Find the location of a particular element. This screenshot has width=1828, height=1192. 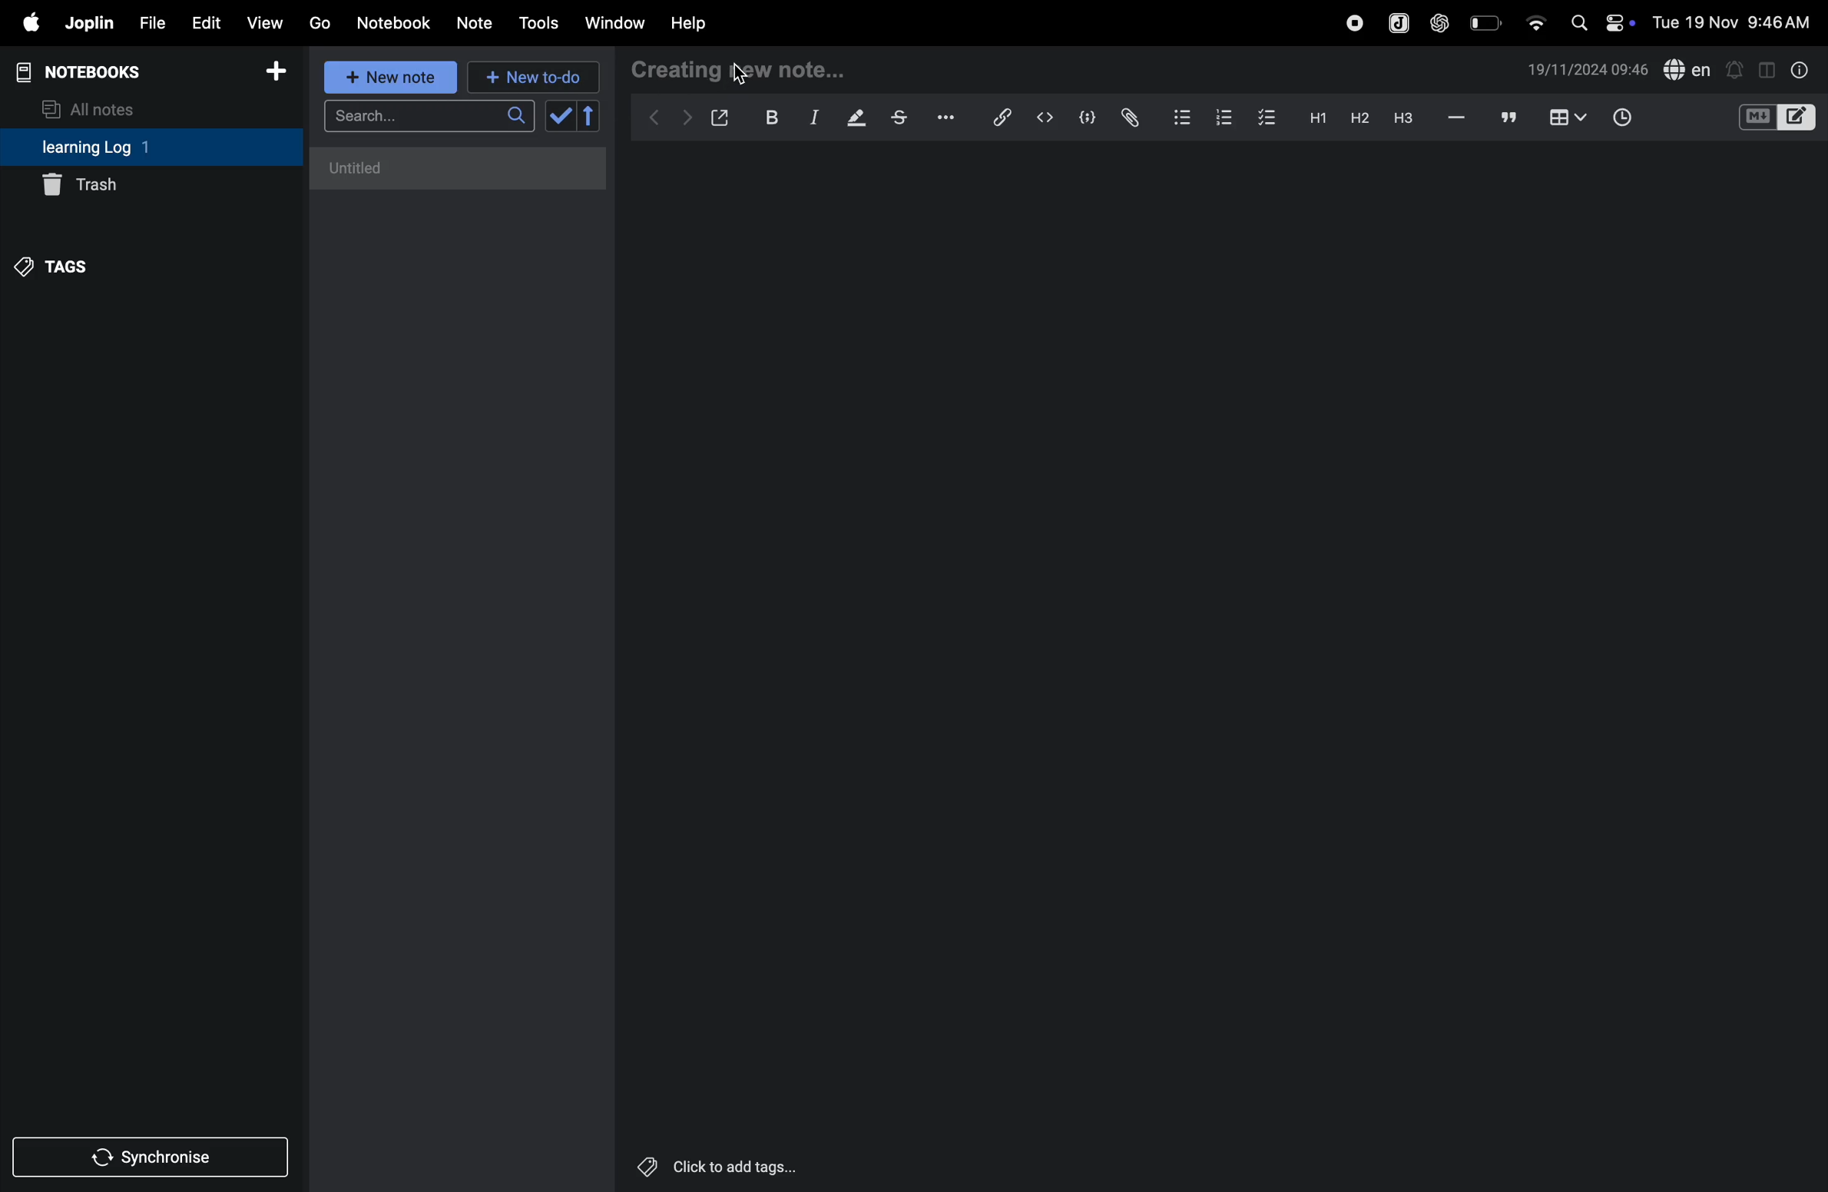

new to do is located at coordinates (527, 74).